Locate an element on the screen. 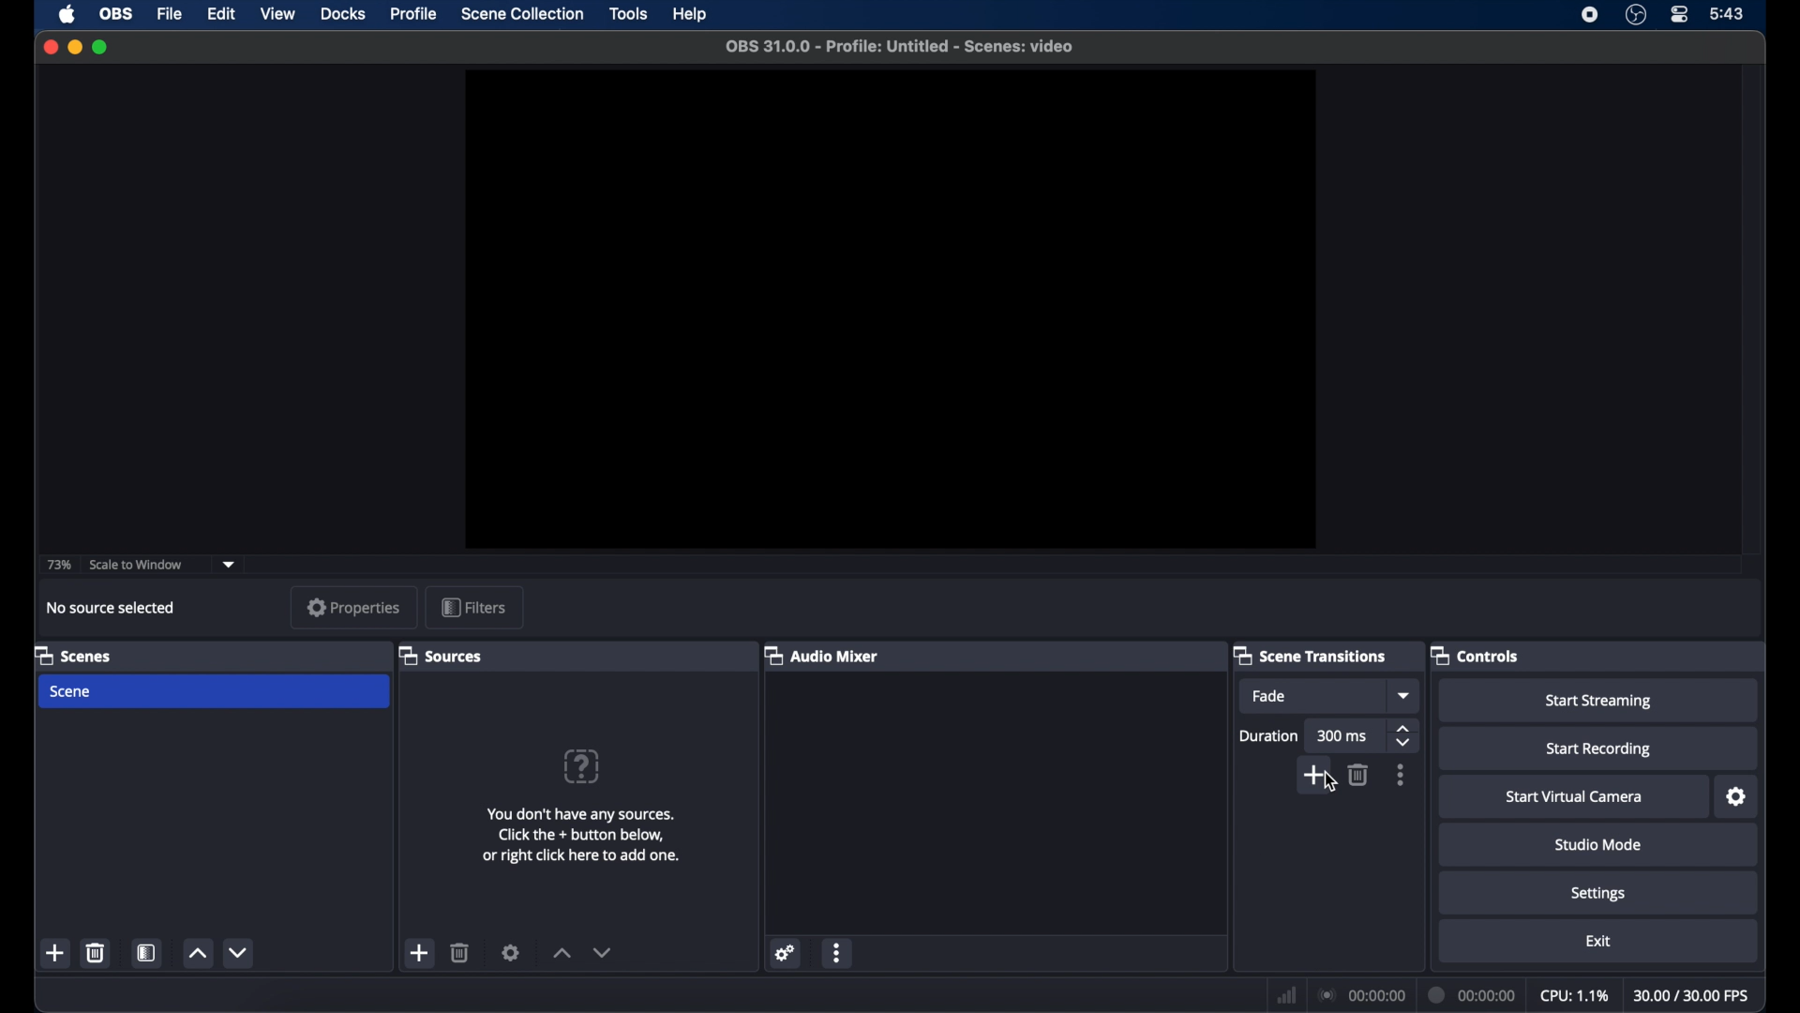 This screenshot has width=1800, height=1013. duration is located at coordinates (1473, 996).